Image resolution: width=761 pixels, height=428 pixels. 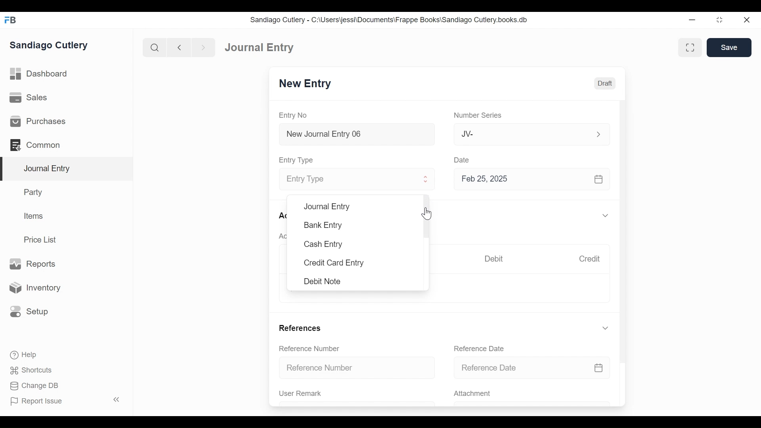 What do you see at coordinates (324, 225) in the screenshot?
I see `Bank Entry` at bounding box center [324, 225].